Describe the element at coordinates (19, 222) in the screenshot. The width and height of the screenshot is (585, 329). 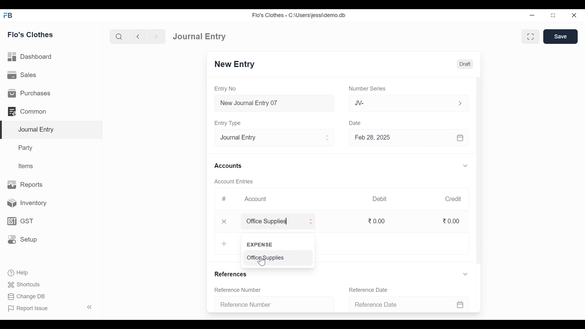
I see `GST` at that location.